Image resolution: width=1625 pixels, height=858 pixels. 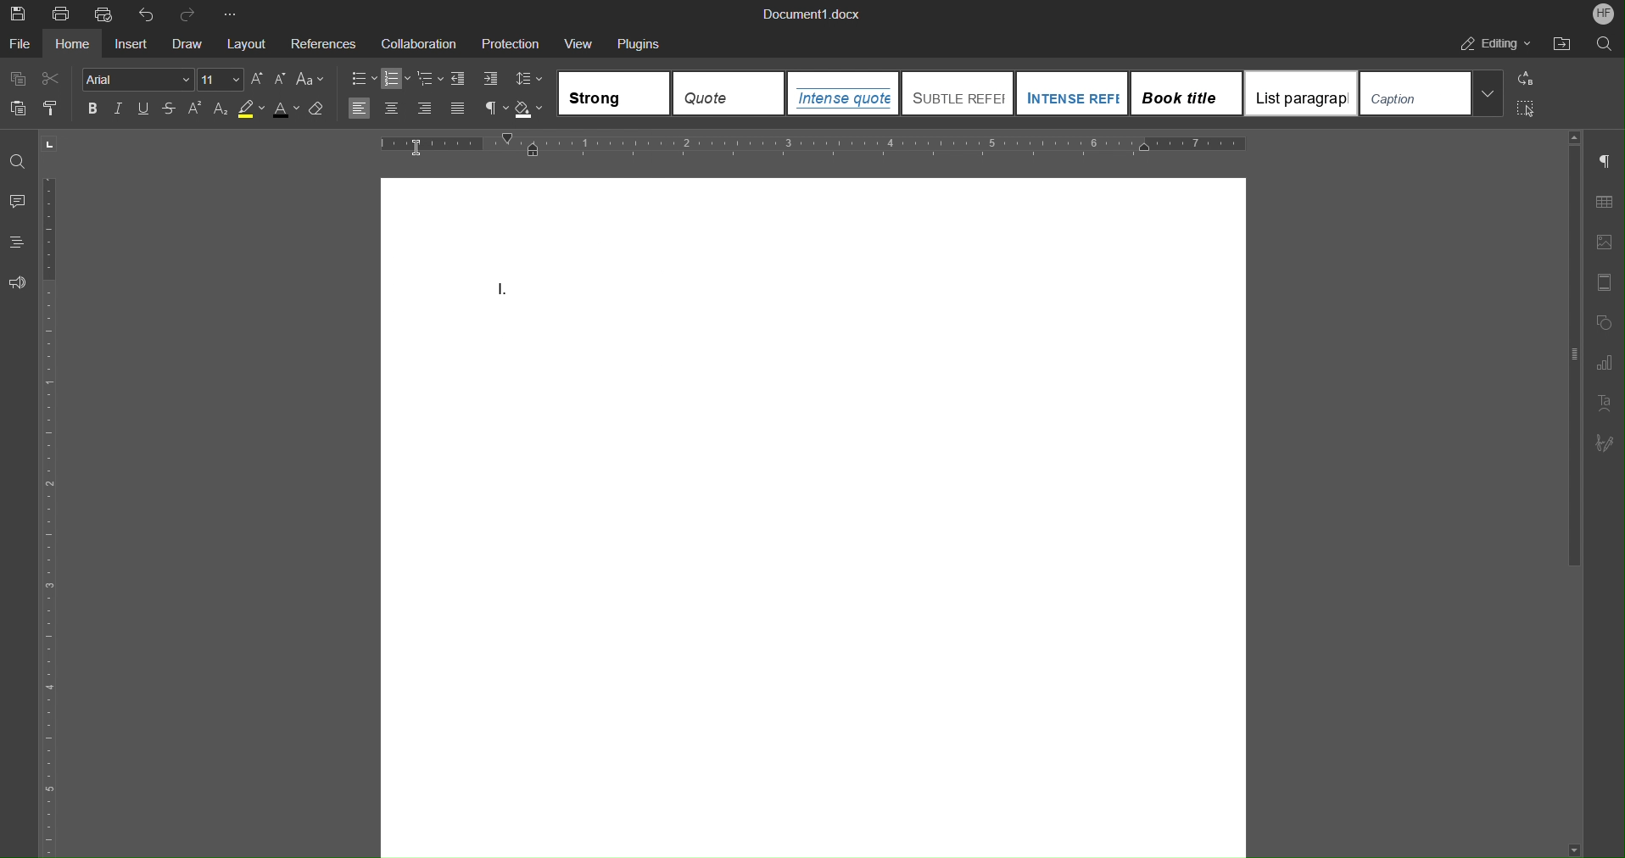 What do you see at coordinates (392, 109) in the screenshot?
I see `Centre Align` at bounding box center [392, 109].